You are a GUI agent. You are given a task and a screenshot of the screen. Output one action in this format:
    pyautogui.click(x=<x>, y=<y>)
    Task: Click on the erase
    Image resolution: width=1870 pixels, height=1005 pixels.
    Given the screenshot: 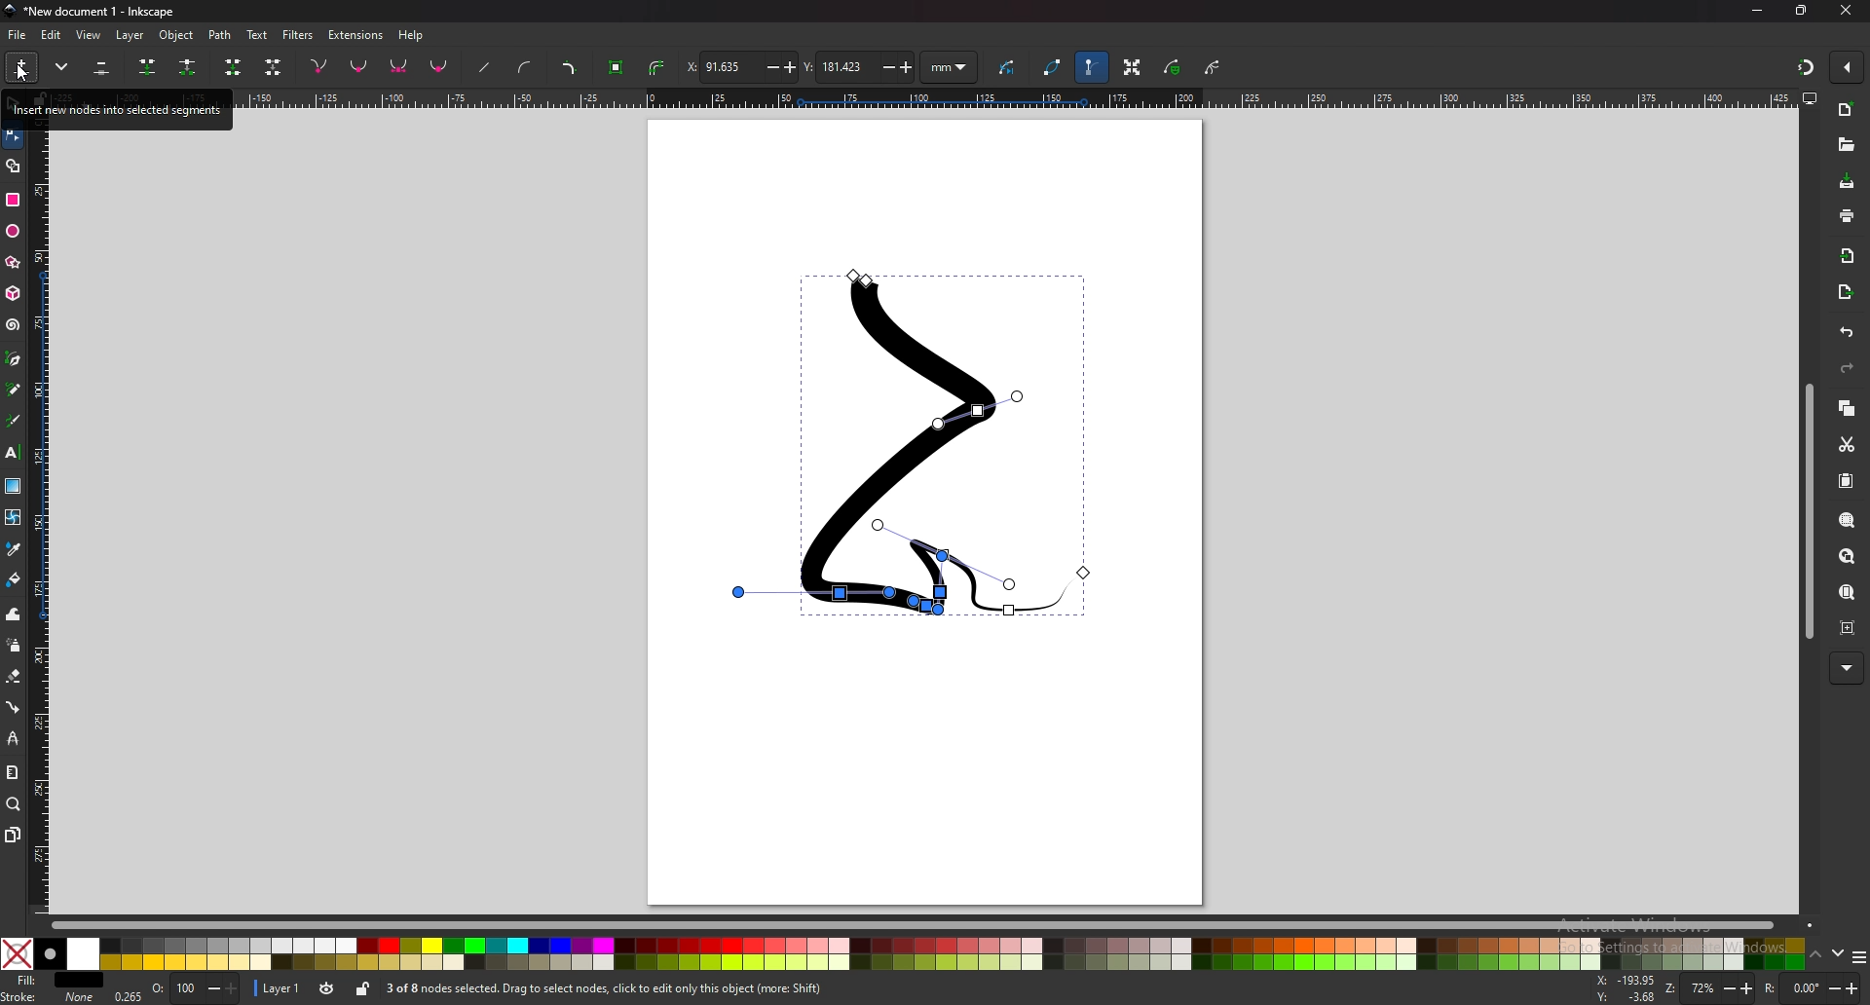 What is the action you would take?
    pyautogui.click(x=14, y=677)
    